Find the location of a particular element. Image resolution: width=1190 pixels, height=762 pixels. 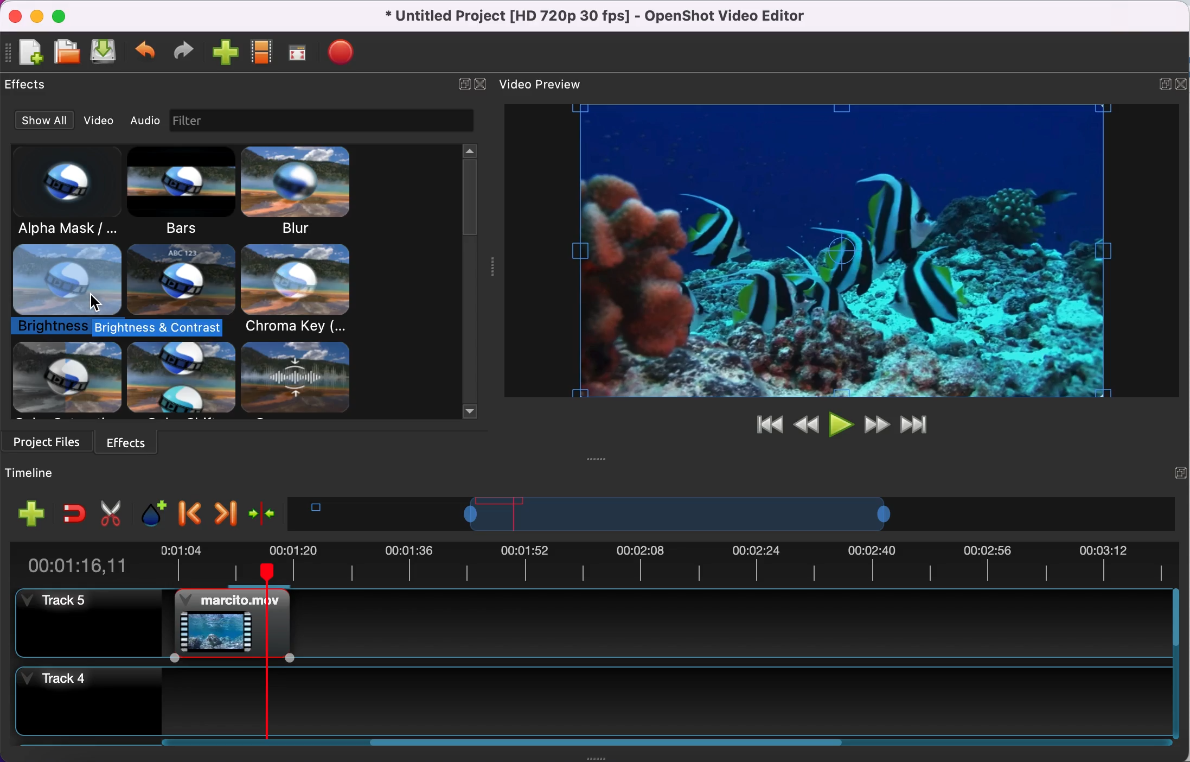

next marker is located at coordinates (224, 511).